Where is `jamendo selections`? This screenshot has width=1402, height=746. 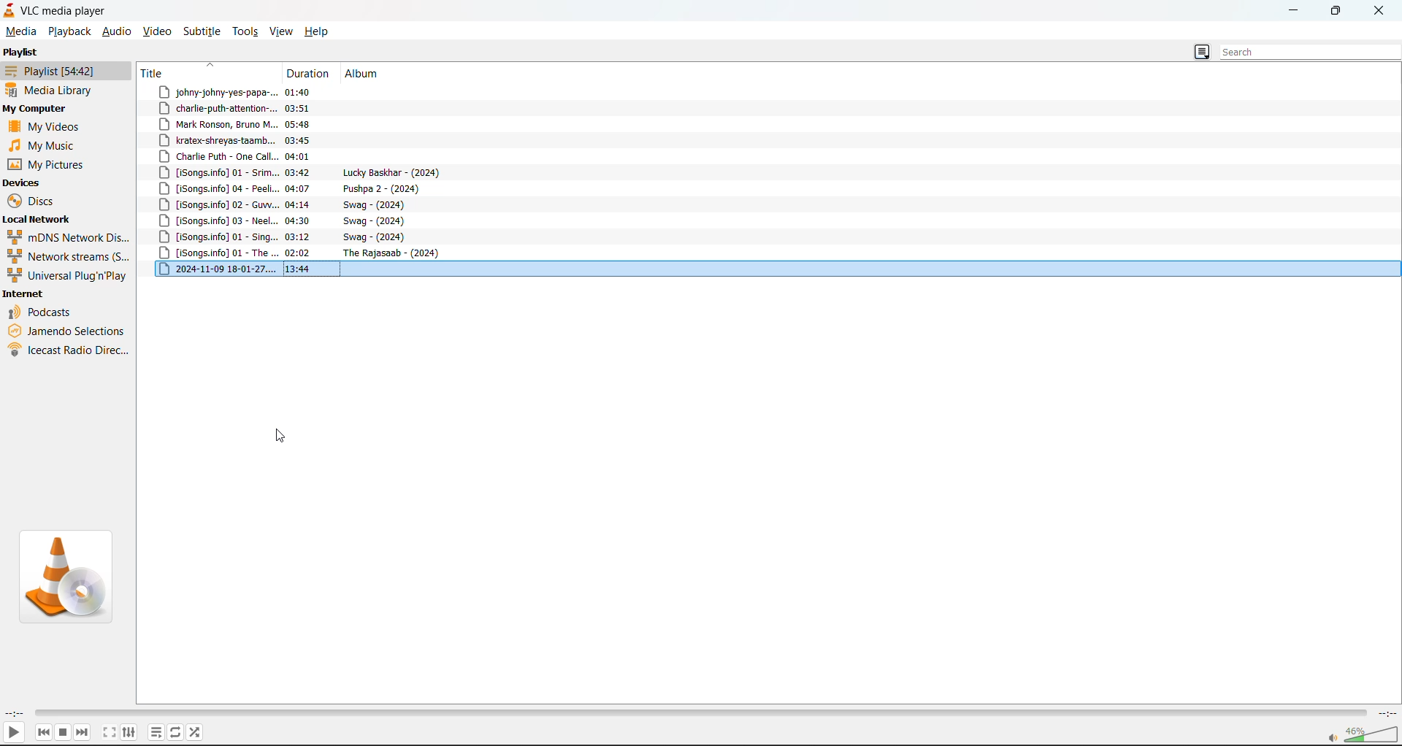 jamendo selections is located at coordinates (68, 333).